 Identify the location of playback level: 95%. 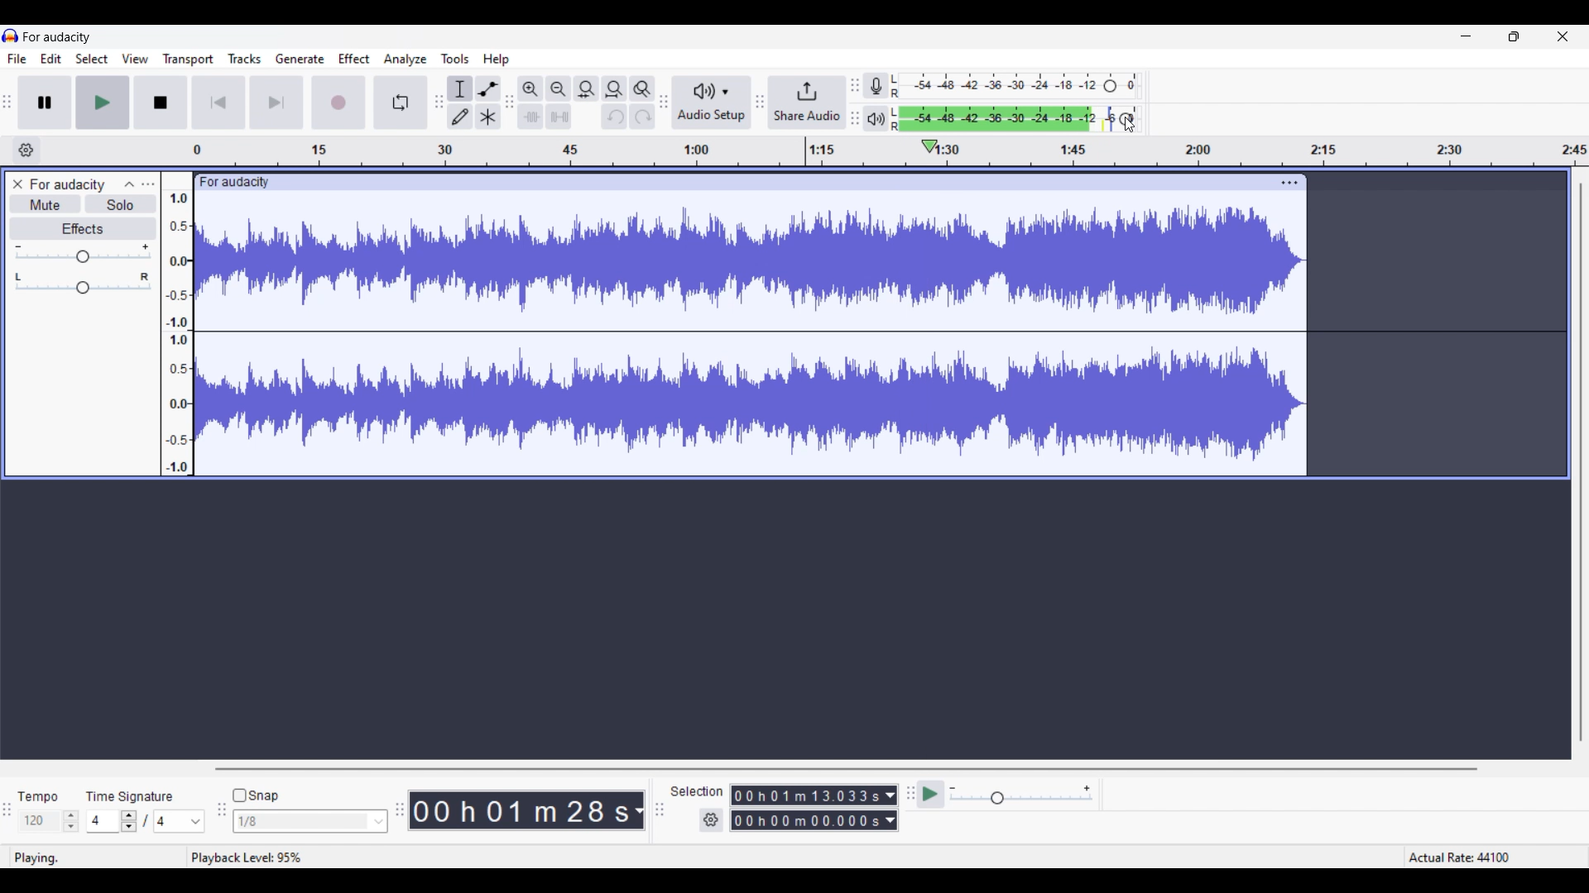
(245, 857).